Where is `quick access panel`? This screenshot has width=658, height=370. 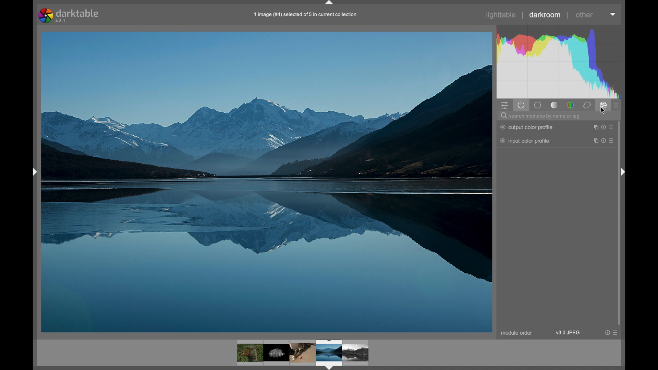
quick access panel is located at coordinates (505, 106).